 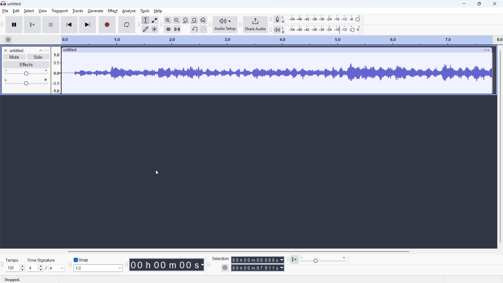 I want to click on set snapping, so click(x=98, y=268).